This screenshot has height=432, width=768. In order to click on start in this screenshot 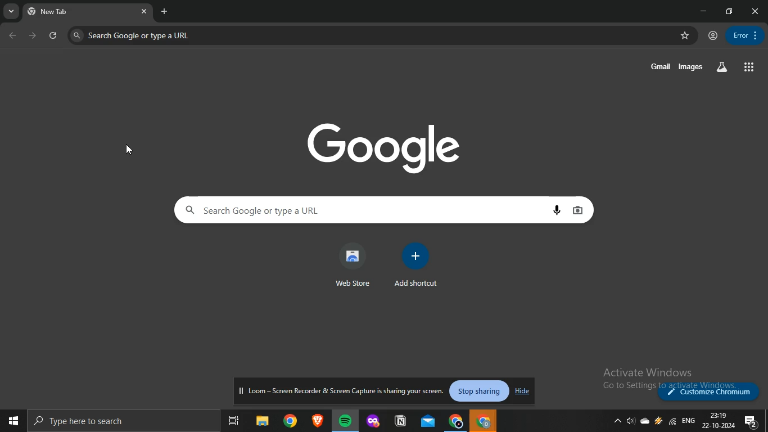, I will do `click(12, 419)`.